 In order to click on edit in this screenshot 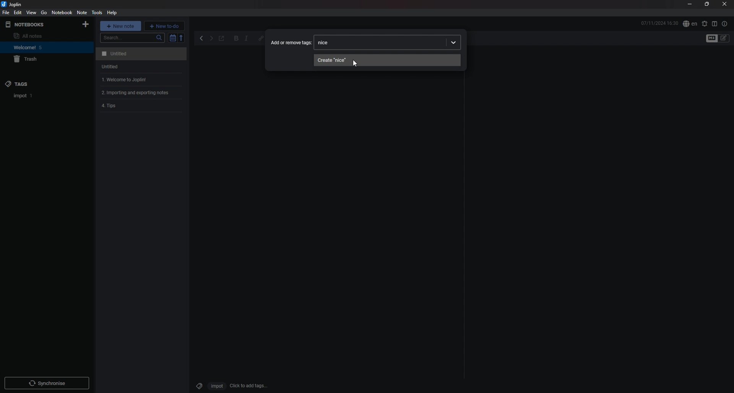, I will do `click(17, 12)`.